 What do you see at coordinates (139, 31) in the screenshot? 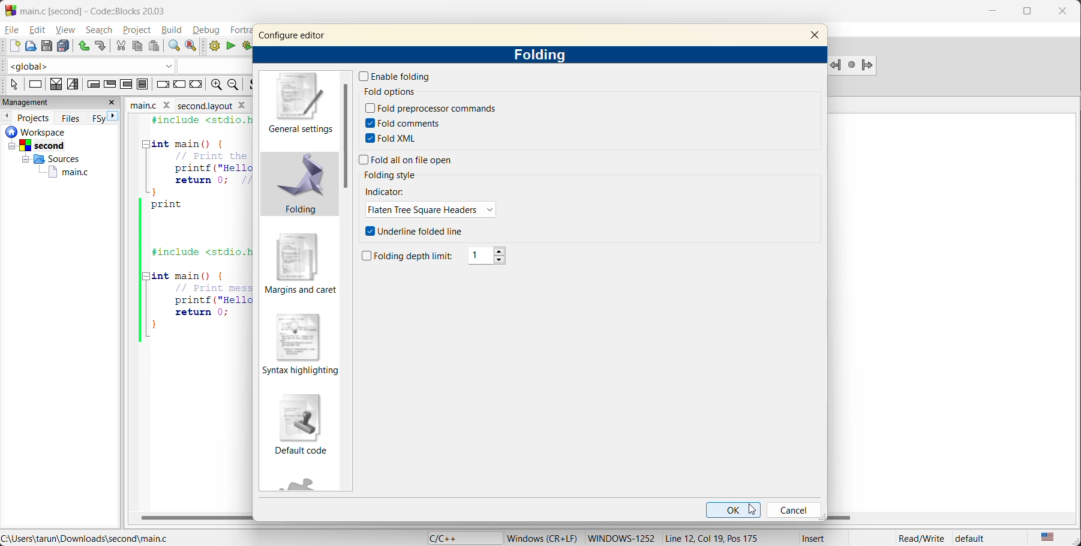
I see `project` at bounding box center [139, 31].